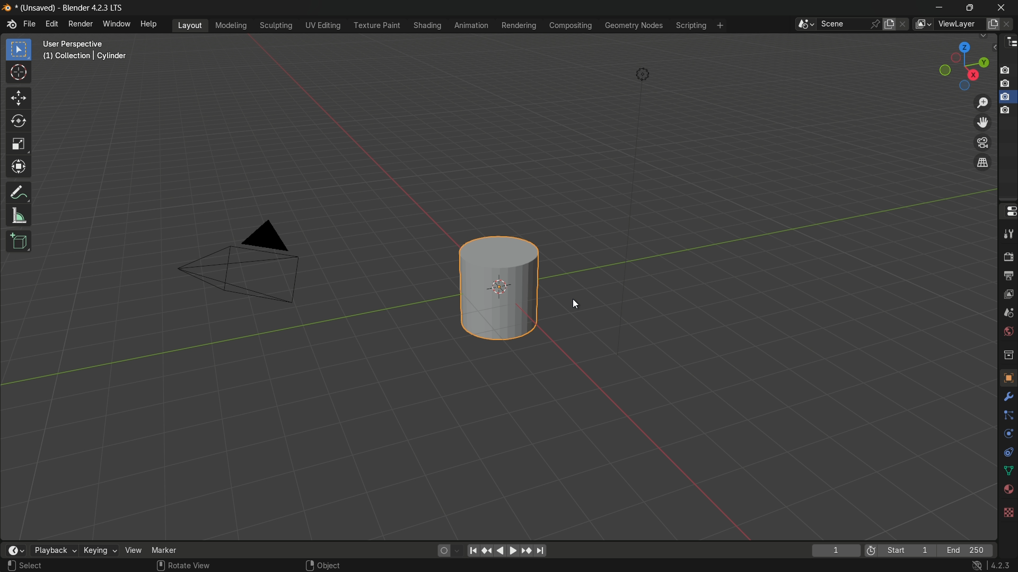  What do you see at coordinates (1006, 96) in the screenshot?
I see `layer 3` at bounding box center [1006, 96].